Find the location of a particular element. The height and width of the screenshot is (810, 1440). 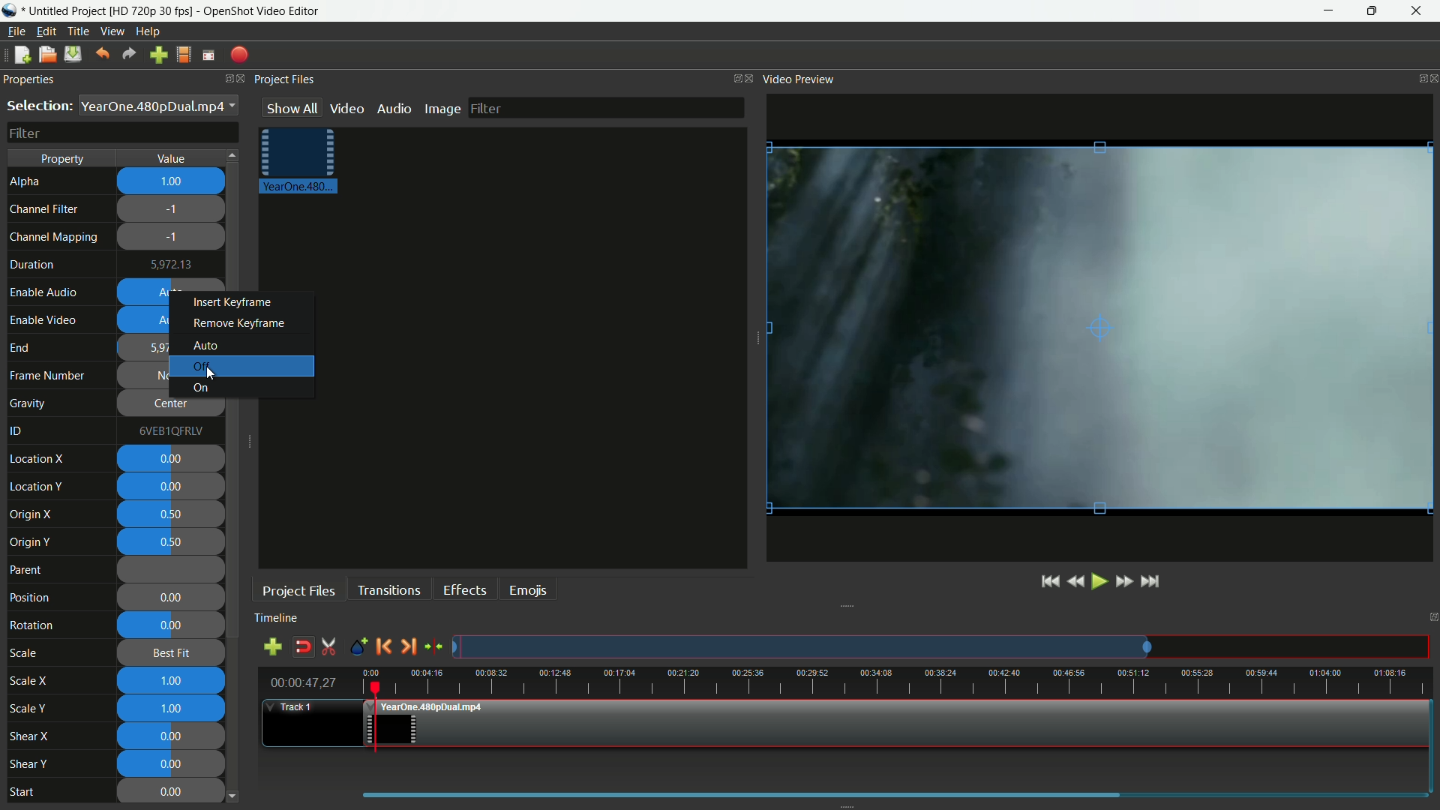

project name is located at coordinates (61, 10).